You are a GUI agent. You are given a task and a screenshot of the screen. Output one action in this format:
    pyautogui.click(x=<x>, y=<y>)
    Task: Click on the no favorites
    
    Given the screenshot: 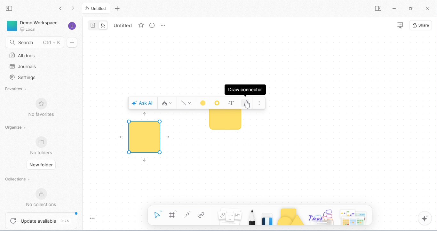 What is the action you would take?
    pyautogui.click(x=41, y=108)
    